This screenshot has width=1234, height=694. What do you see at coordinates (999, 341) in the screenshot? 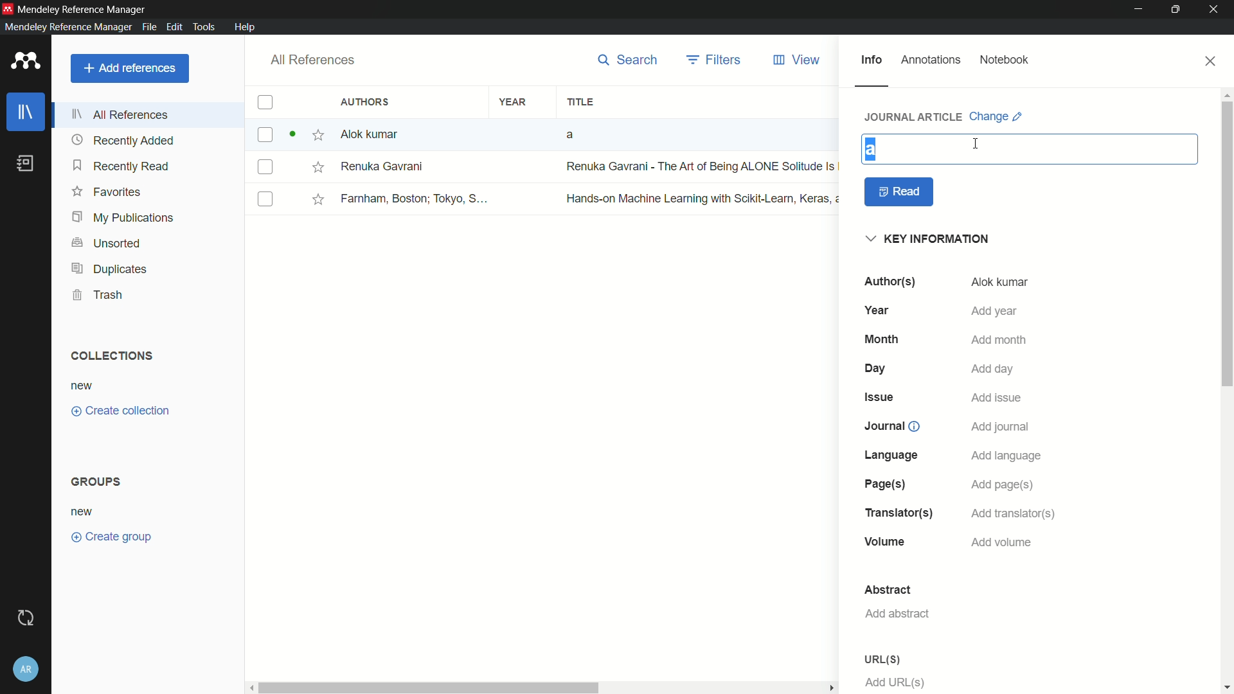
I see `add month` at bounding box center [999, 341].